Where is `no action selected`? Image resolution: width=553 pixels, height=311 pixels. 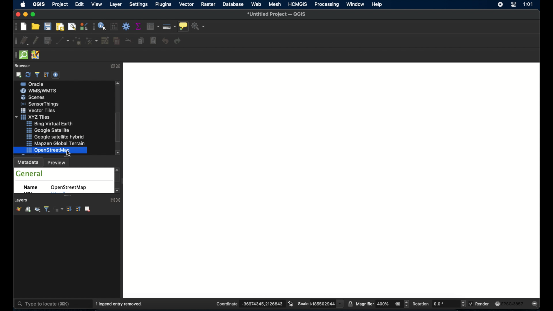
no action selected is located at coordinates (199, 27).